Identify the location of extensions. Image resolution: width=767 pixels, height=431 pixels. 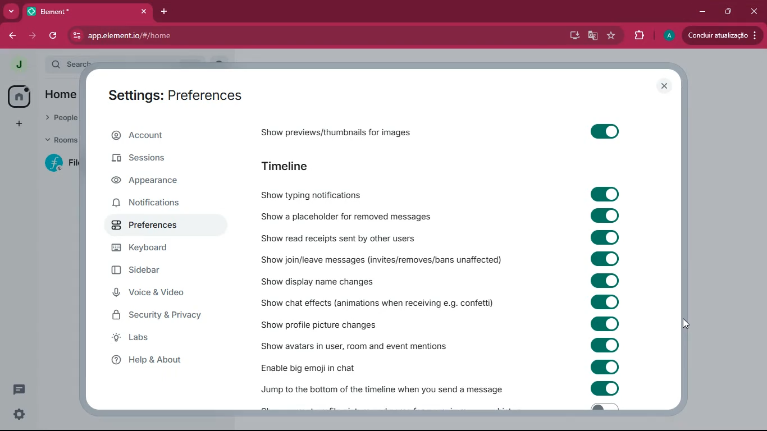
(638, 34).